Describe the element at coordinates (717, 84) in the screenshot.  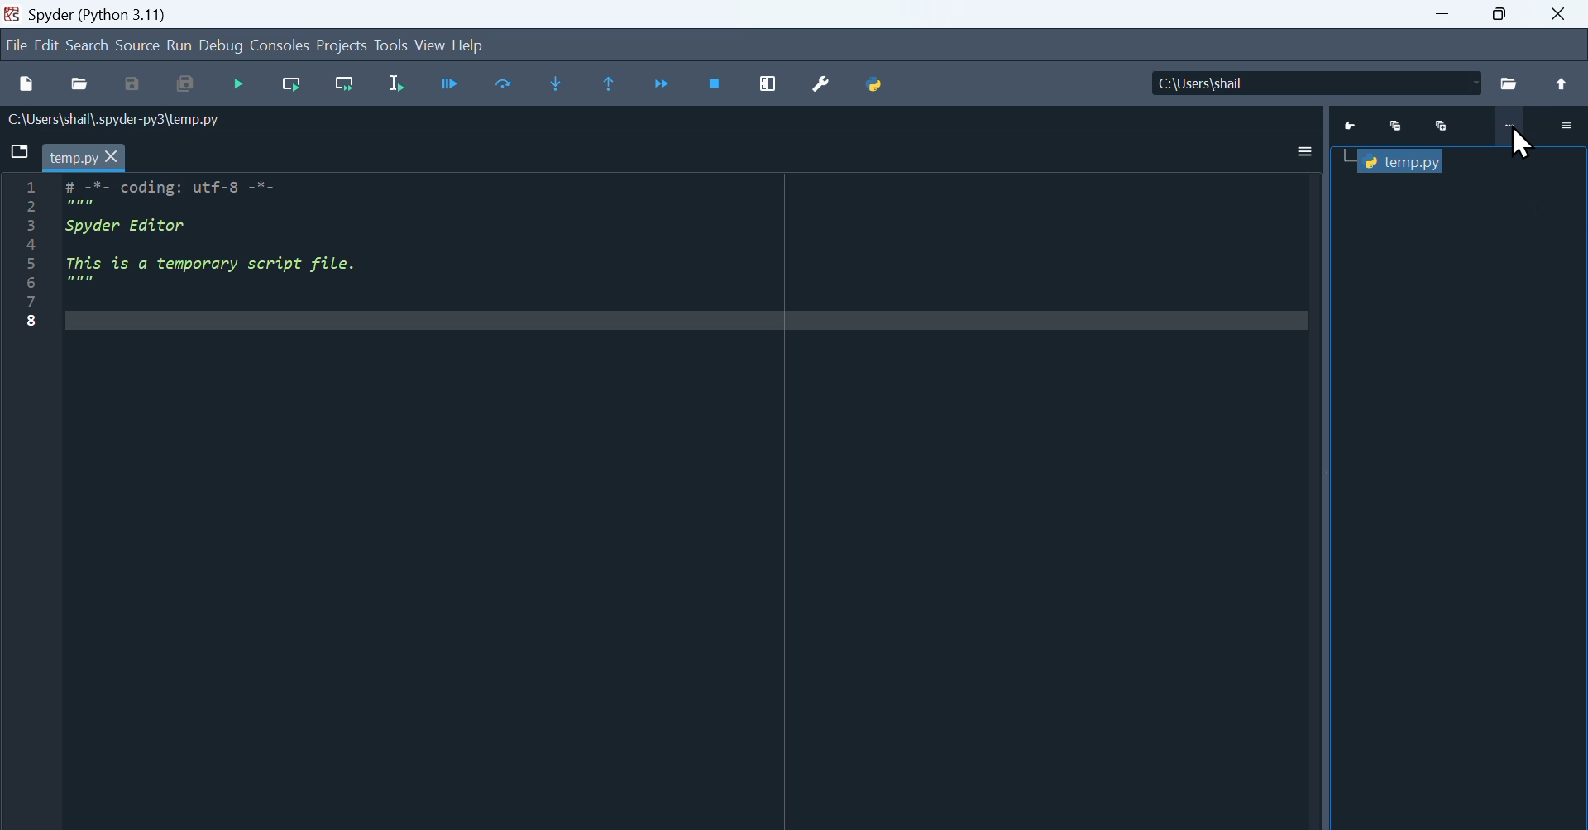
I see `Stop debugging` at that location.